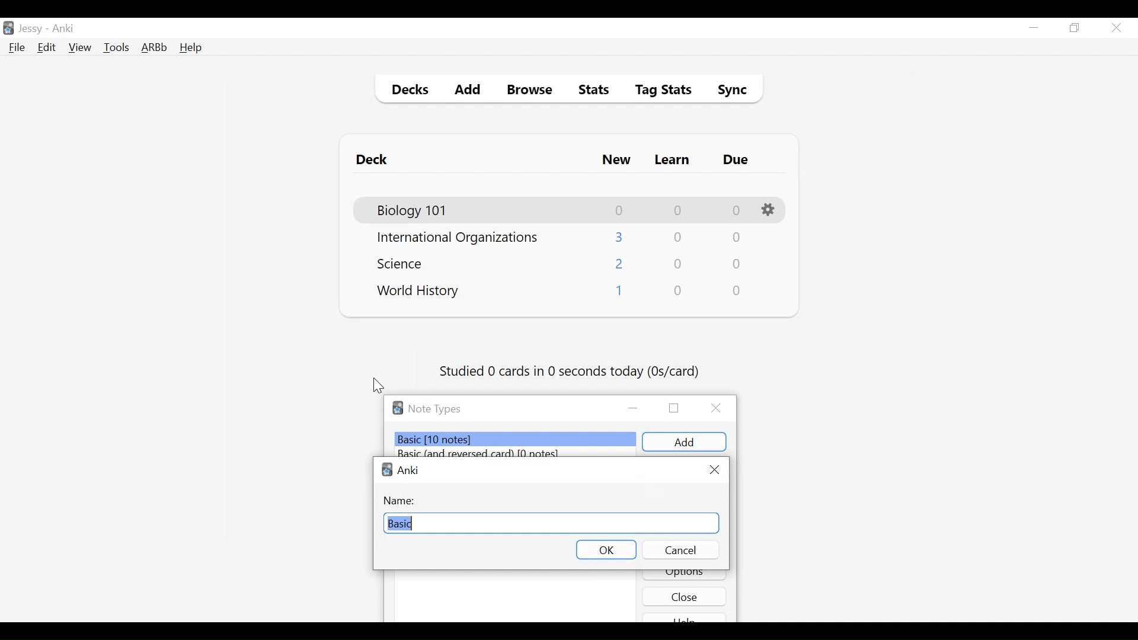 Image resolution: width=1138 pixels, height=640 pixels. What do you see at coordinates (17, 49) in the screenshot?
I see `File` at bounding box center [17, 49].